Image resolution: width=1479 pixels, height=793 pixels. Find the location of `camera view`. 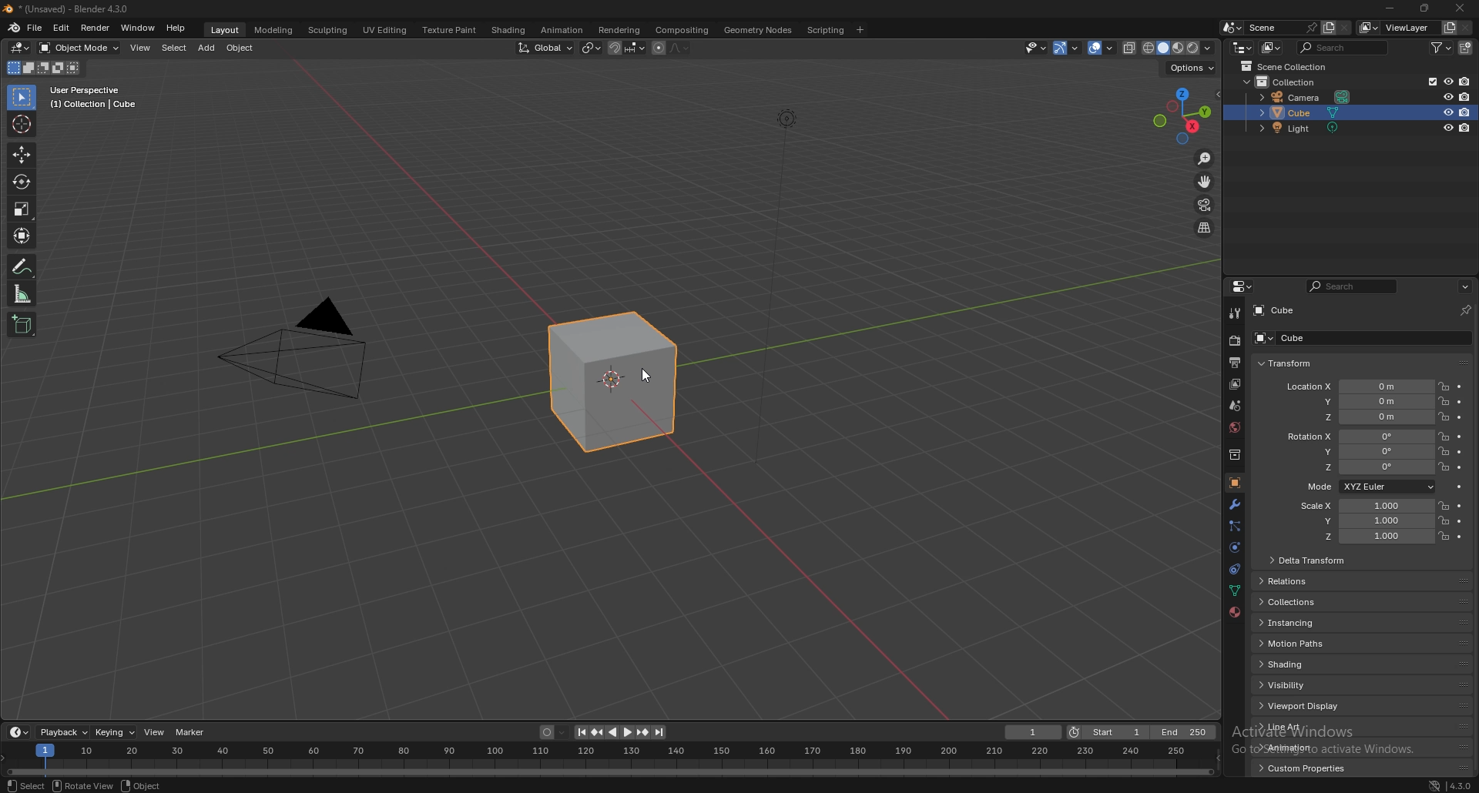

camera view is located at coordinates (1206, 205).